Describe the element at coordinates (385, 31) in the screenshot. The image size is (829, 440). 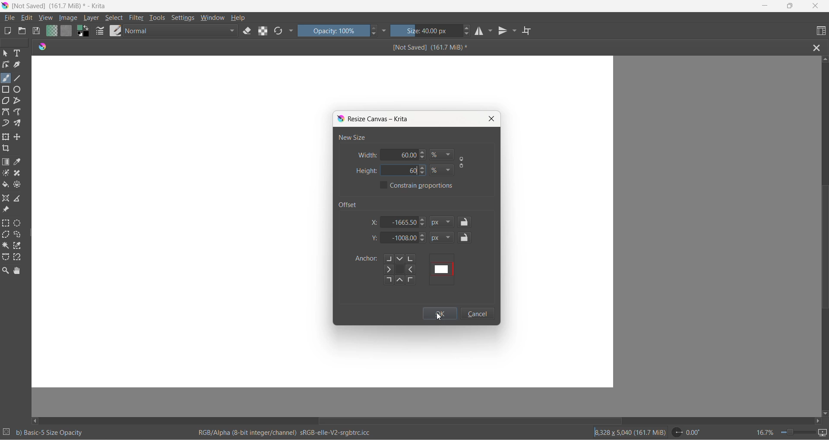
I see `more settings dropdown button` at that location.